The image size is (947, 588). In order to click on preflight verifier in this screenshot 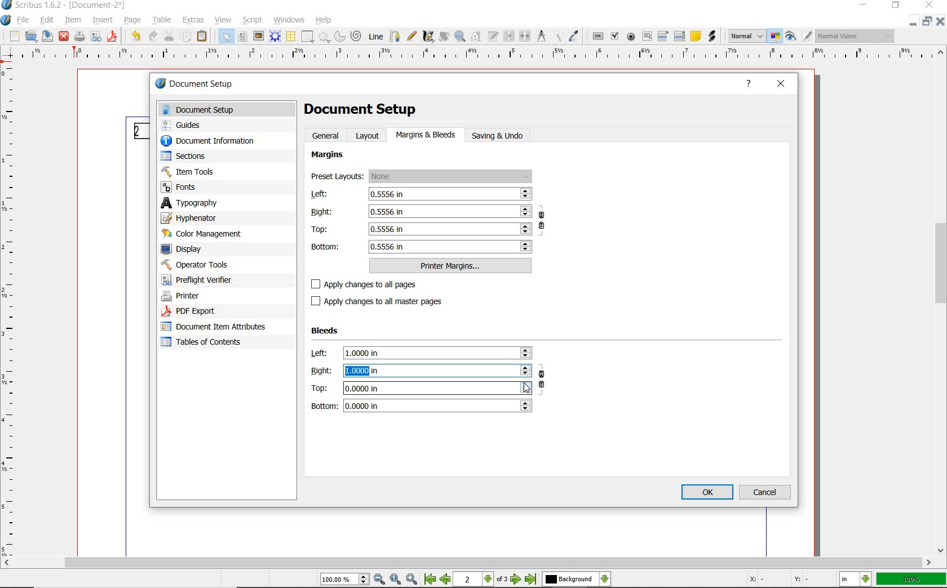, I will do `click(200, 281)`.